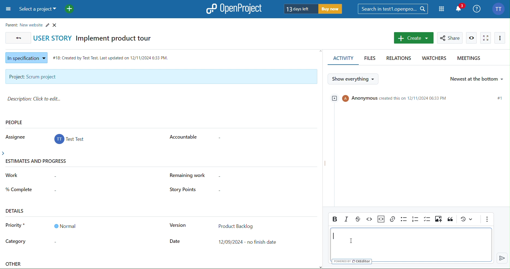 This screenshot has height=269, width=510. Describe the element at coordinates (438, 220) in the screenshot. I see `Insert Image` at that location.